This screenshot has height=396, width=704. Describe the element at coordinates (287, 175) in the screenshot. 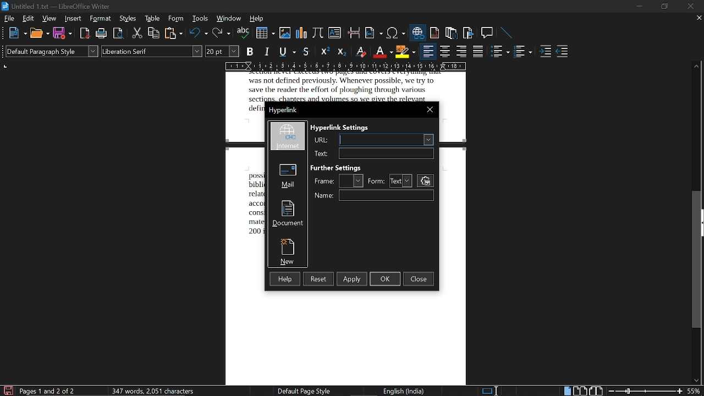

I see `mail` at that location.